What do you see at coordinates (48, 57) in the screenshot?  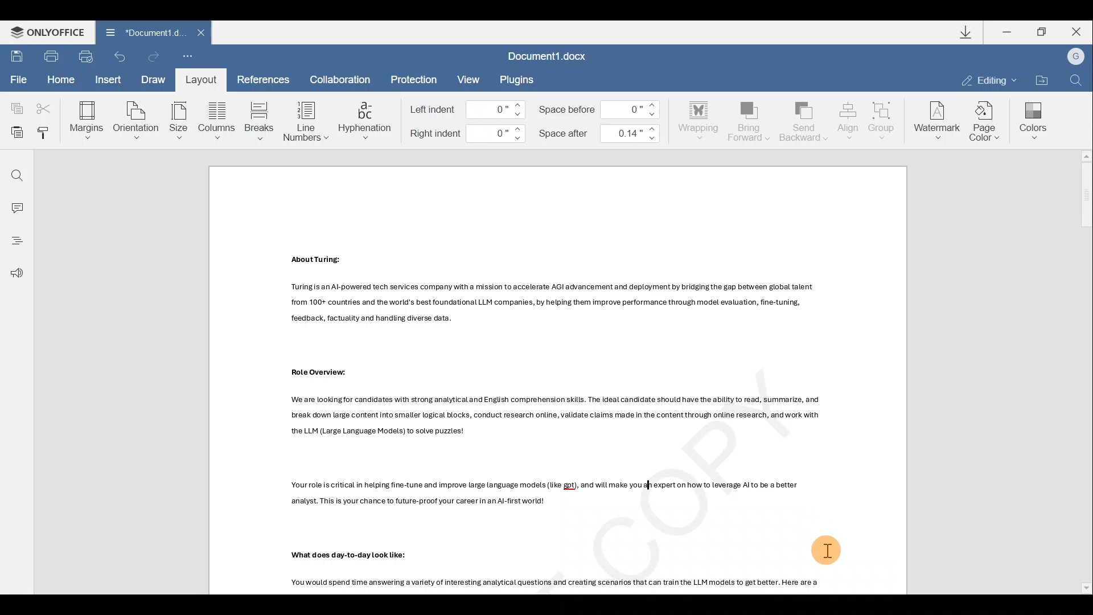 I see `Print file` at bounding box center [48, 57].